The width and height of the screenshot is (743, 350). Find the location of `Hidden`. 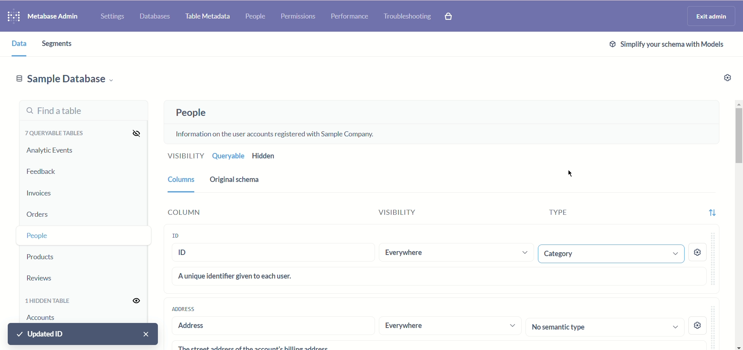

Hidden is located at coordinates (265, 156).